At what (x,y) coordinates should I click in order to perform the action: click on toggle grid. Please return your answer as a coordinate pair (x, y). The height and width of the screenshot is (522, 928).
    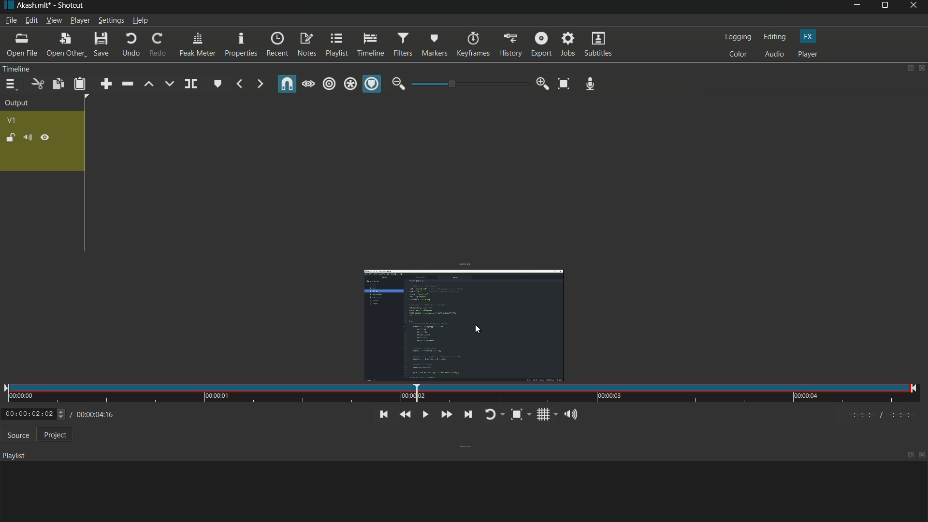
    Looking at the image, I should click on (546, 414).